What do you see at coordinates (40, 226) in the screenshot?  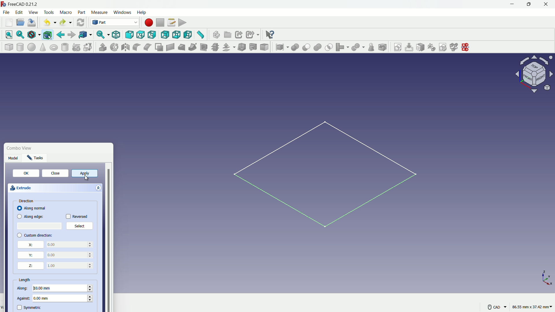 I see `select place` at bounding box center [40, 226].